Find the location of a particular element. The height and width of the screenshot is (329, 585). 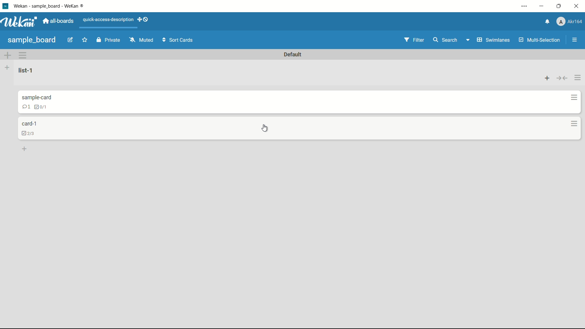

dekstop drag bar is located at coordinates (144, 20).